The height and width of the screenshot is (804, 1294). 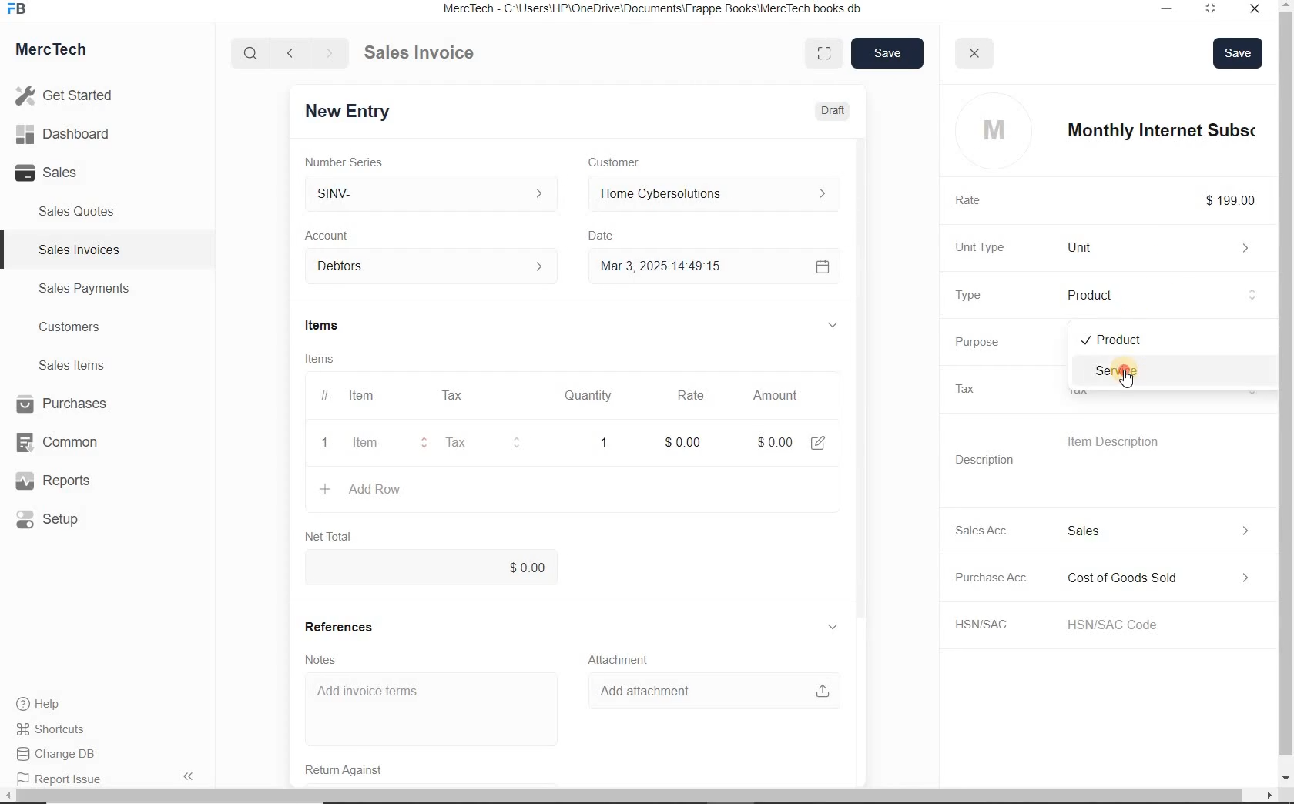 What do you see at coordinates (604, 441) in the screenshot?
I see `quatity: 1` at bounding box center [604, 441].